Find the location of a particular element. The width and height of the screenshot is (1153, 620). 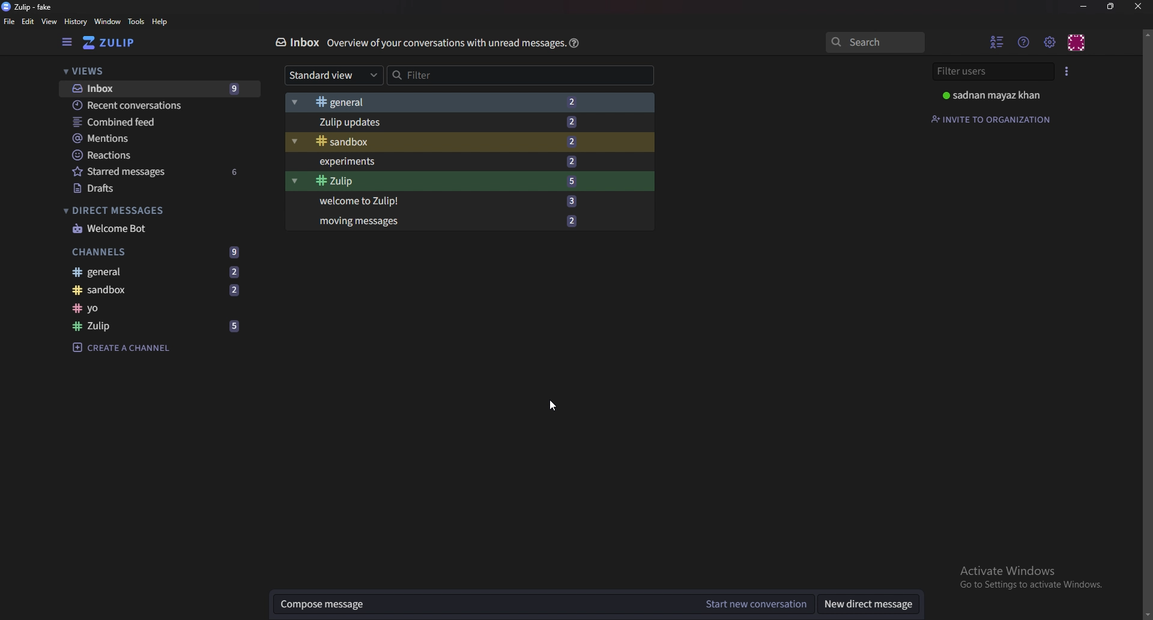

Zulip is located at coordinates (471, 182).